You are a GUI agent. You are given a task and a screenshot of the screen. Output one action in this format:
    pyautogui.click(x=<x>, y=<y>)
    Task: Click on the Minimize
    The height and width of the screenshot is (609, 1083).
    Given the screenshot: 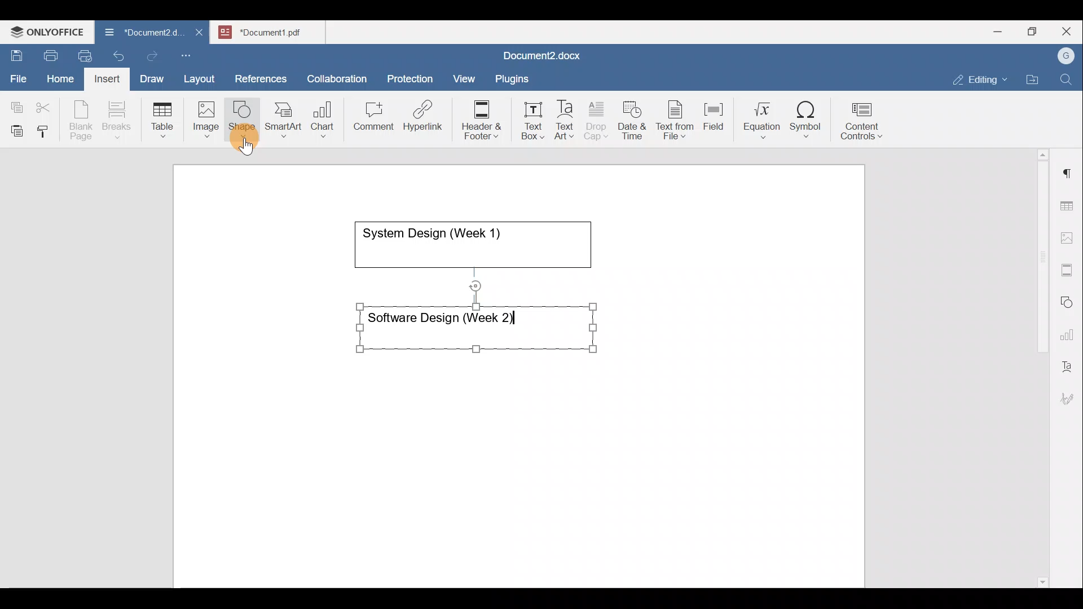 What is the action you would take?
    pyautogui.click(x=997, y=30)
    